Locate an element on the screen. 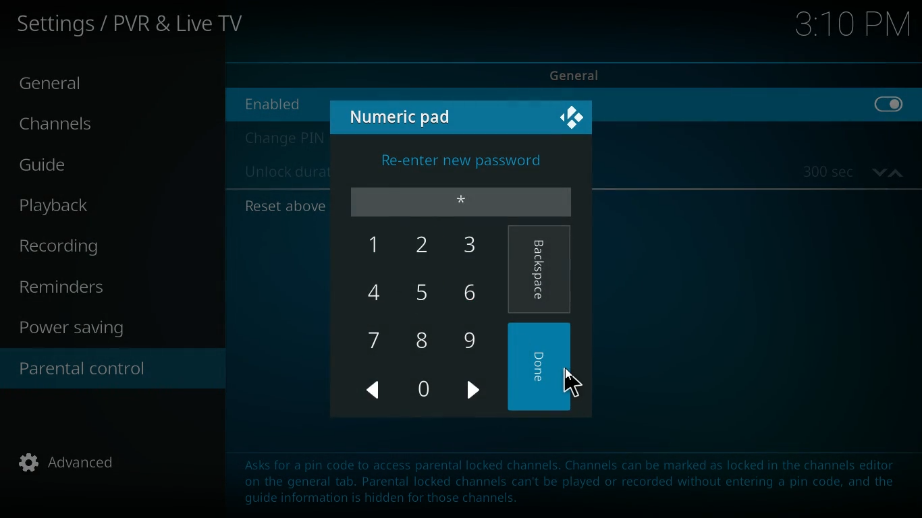 The height and width of the screenshot is (518, 922). enabled is located at coordinates (282, 103).